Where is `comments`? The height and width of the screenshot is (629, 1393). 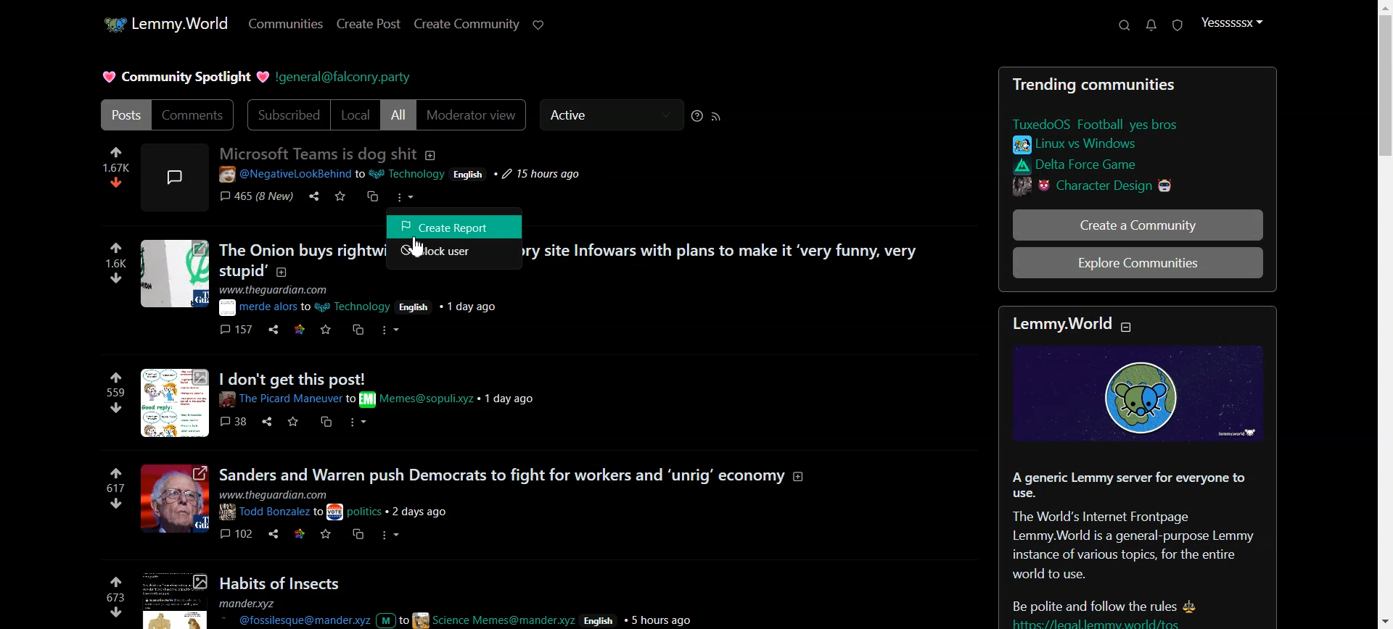 comments is located at coordinates (255, 198).